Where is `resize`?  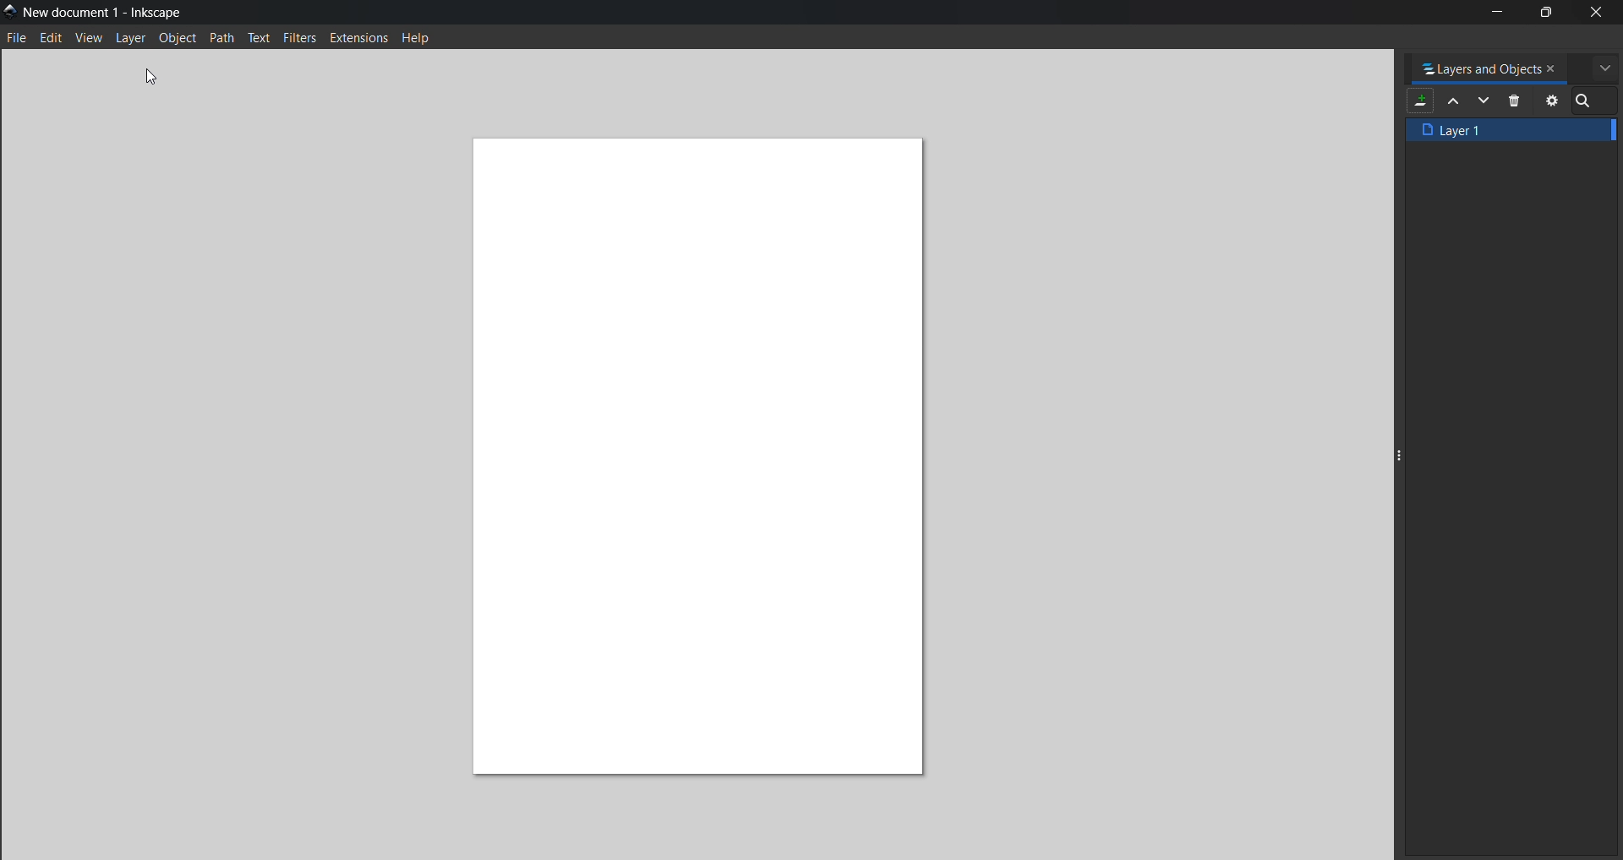 resize is located at coordinates (1397, 450).